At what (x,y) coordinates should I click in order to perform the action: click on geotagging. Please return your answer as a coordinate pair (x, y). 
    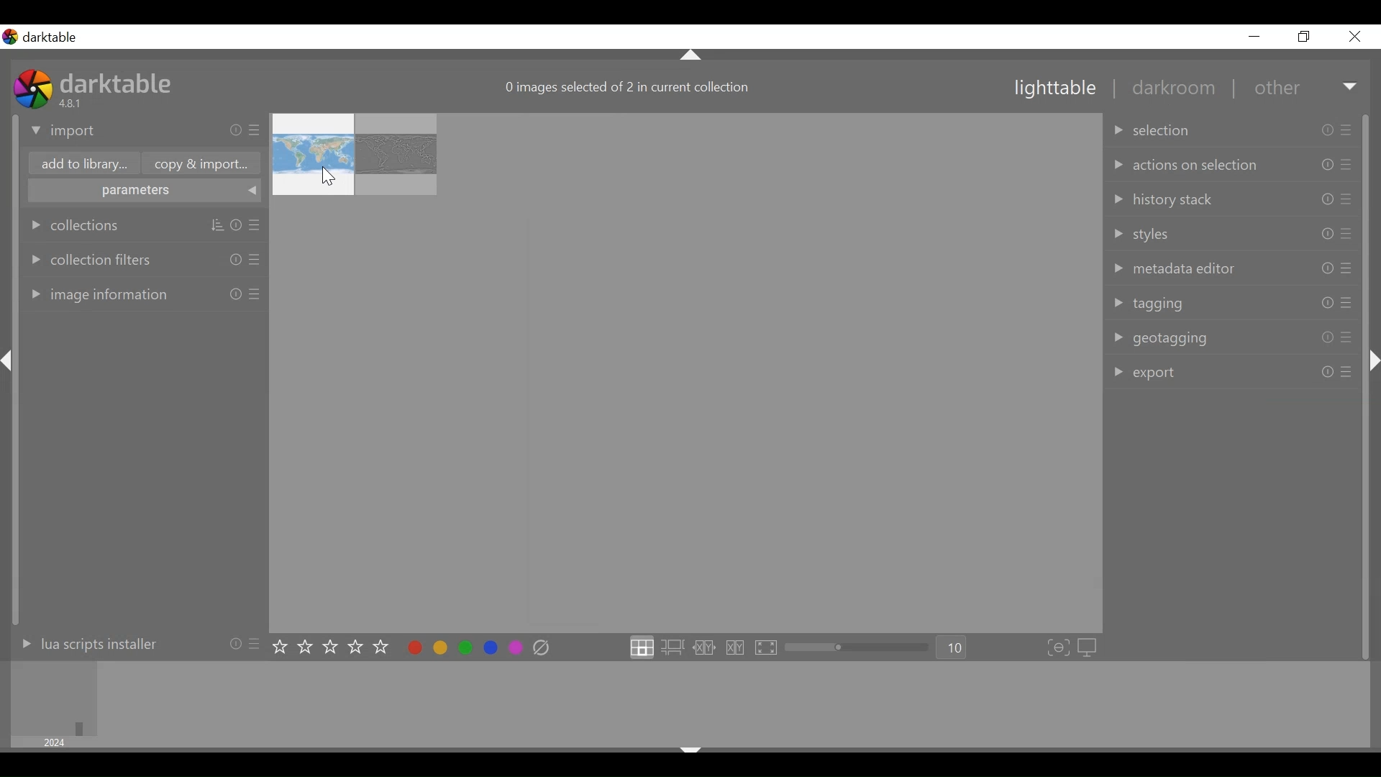
    Looking at the image, I should click on (1236, 340).